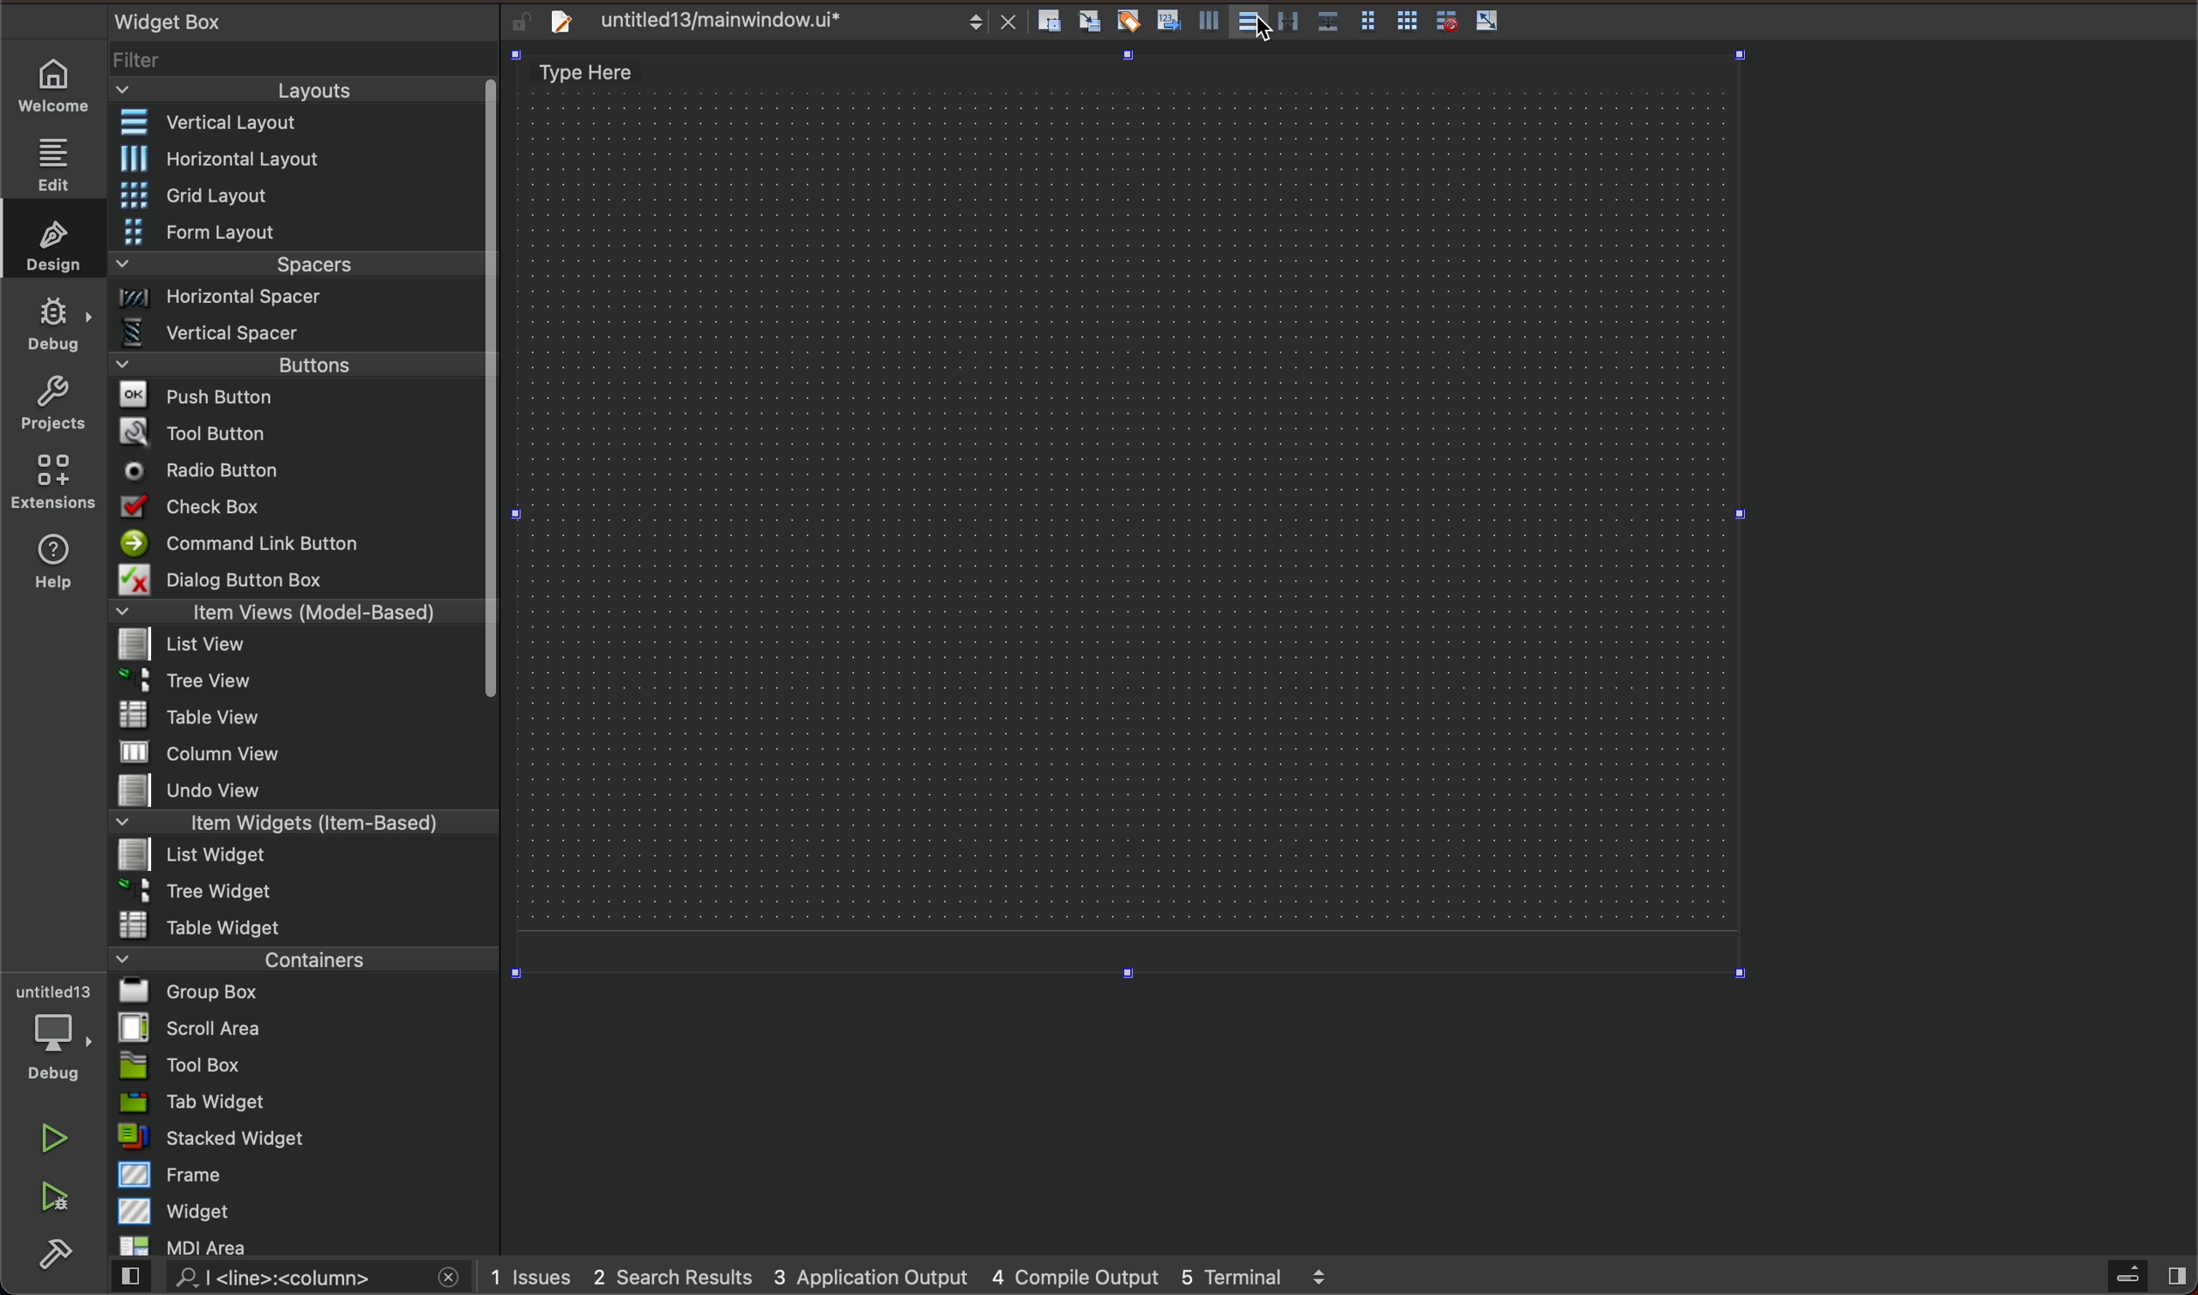 This screenshot has width=2198, height=1295. Describe the element at coordinates (302, 1175) in the screenshot. I see `frame` at that location.